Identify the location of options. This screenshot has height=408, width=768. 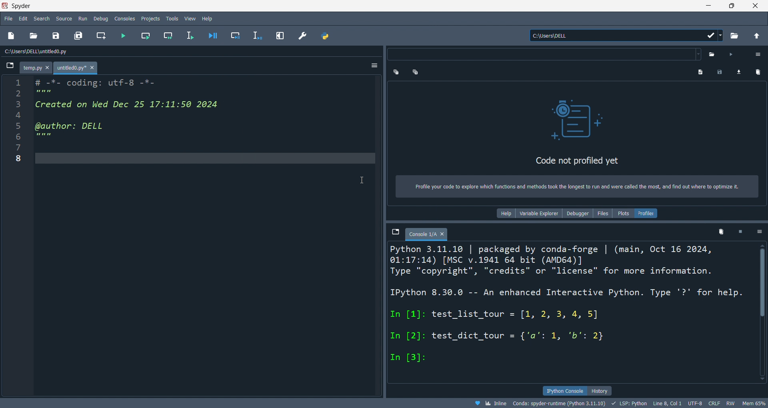
(374, 66).